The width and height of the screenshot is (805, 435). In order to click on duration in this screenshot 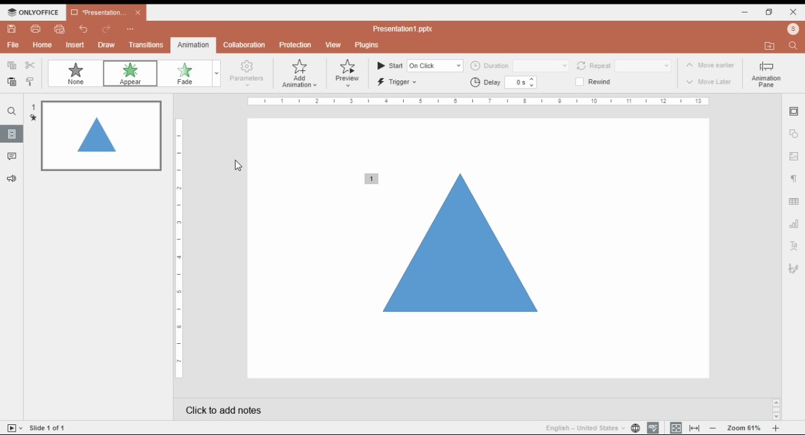, I will do `click(489, 65)`.